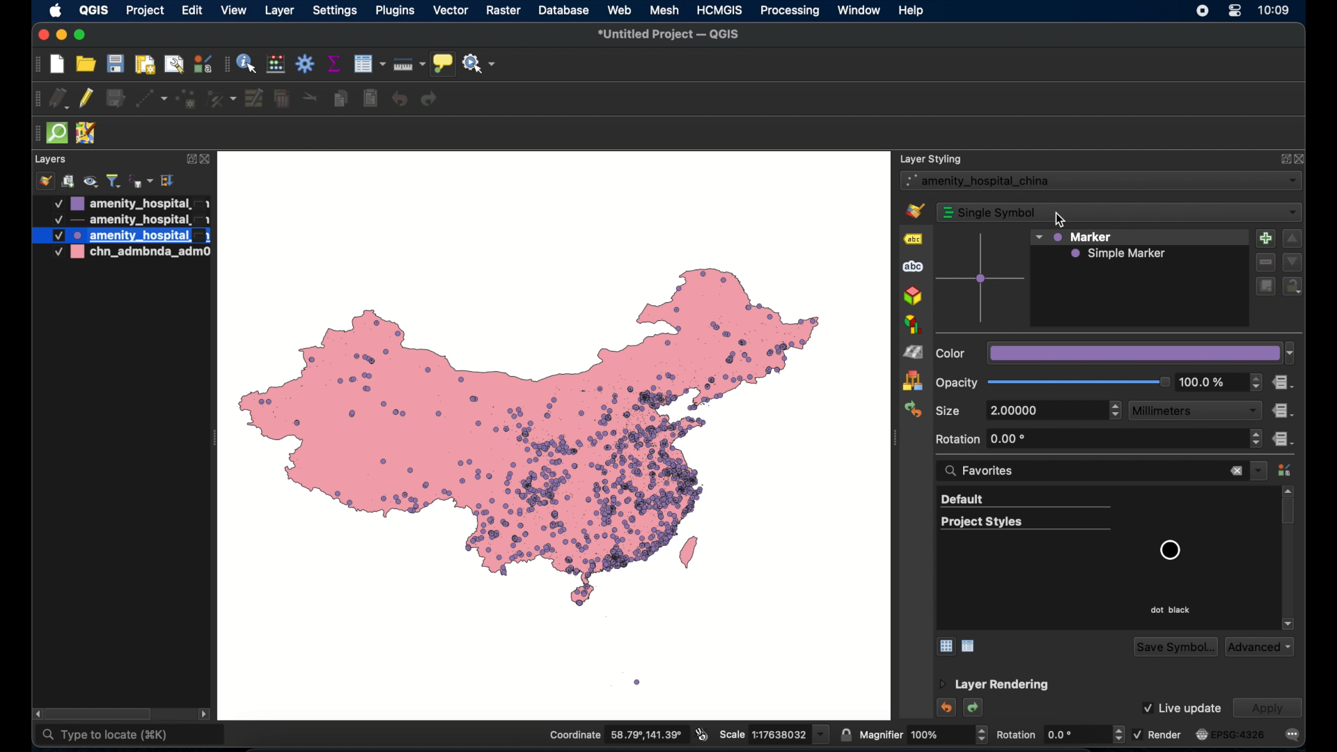  I want to click on remove, so click(1264, 263).